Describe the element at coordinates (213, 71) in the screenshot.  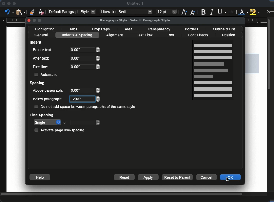
I see `preview` at that location.